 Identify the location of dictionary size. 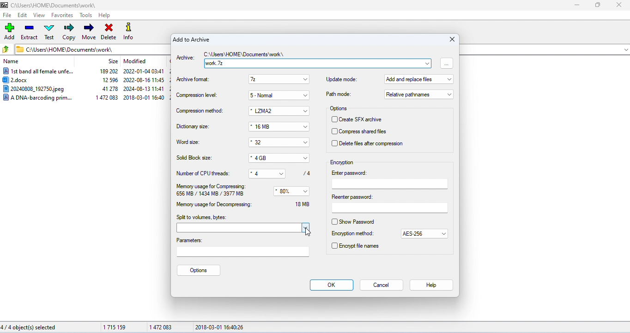
(194, 127).